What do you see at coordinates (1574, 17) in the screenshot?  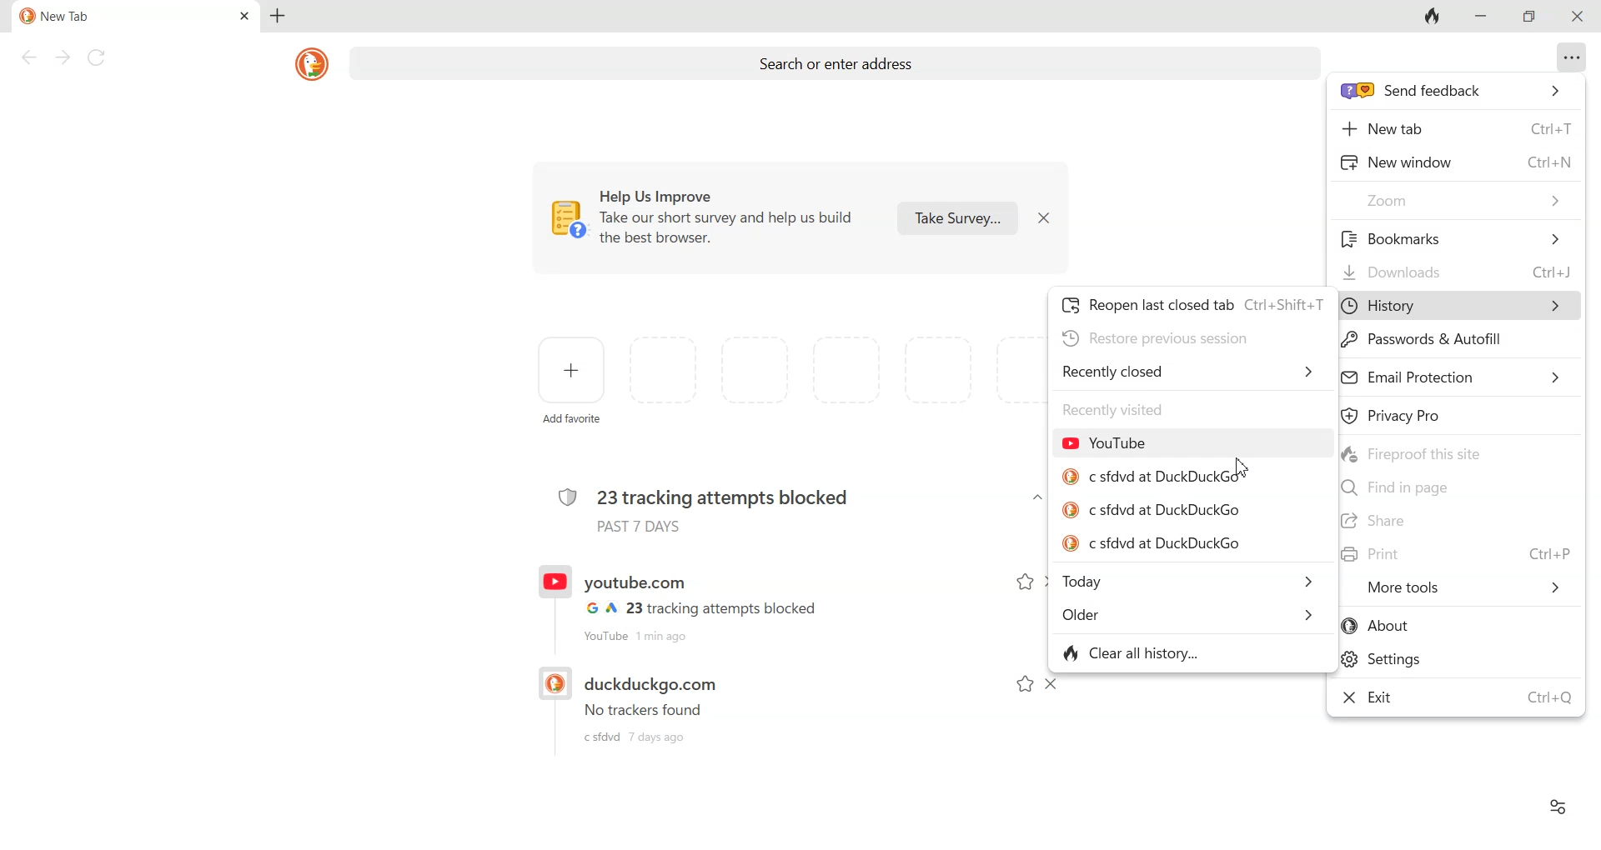 I see `Close` at bounding box center [1574, 17].